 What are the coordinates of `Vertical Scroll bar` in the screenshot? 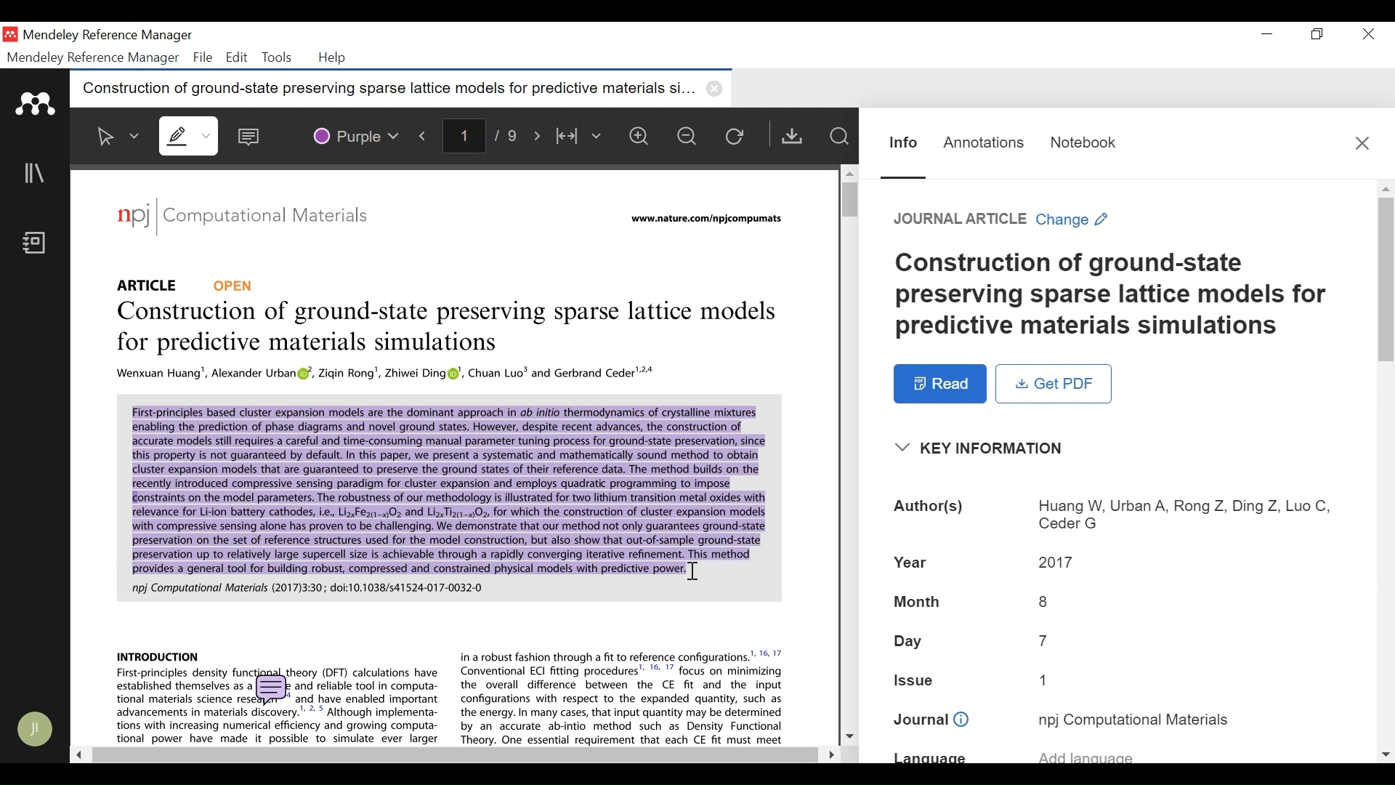 It's located at (1386, 278).